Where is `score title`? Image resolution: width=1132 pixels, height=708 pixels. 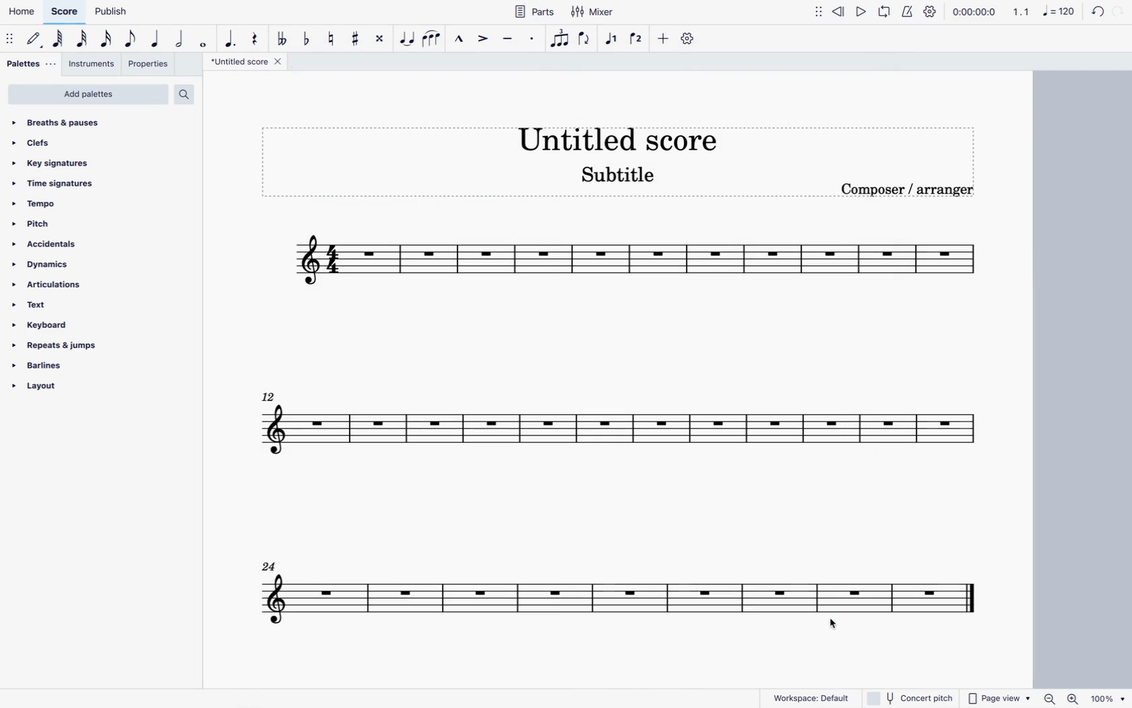 score title is located at coordinates (623, 132).